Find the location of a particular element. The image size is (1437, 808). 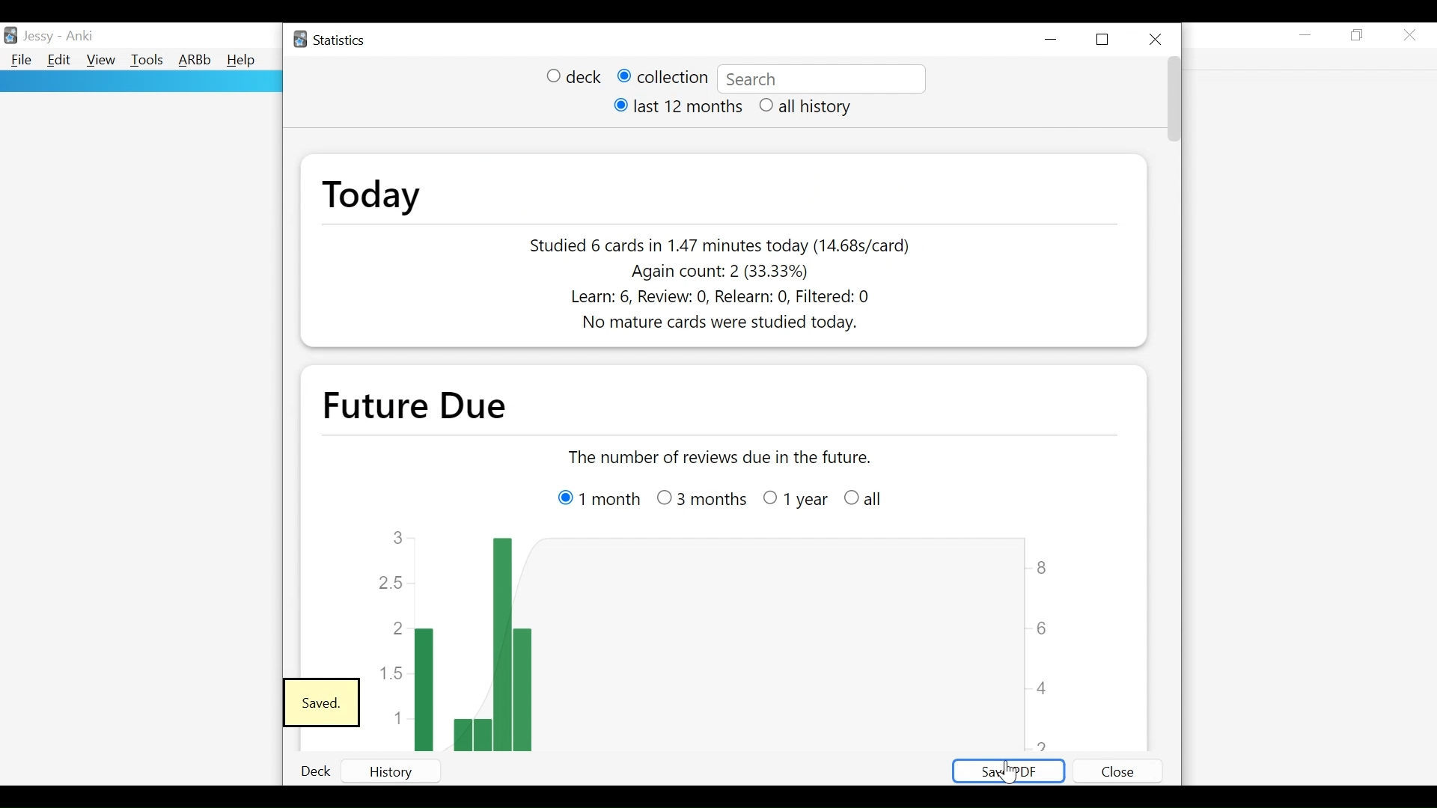

Again count is located at coordinates (722, 272).